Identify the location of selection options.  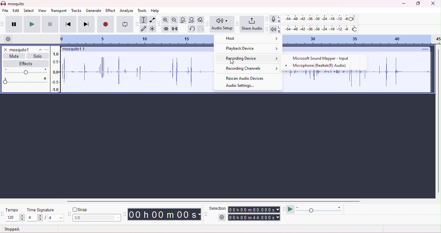
(222, 217).